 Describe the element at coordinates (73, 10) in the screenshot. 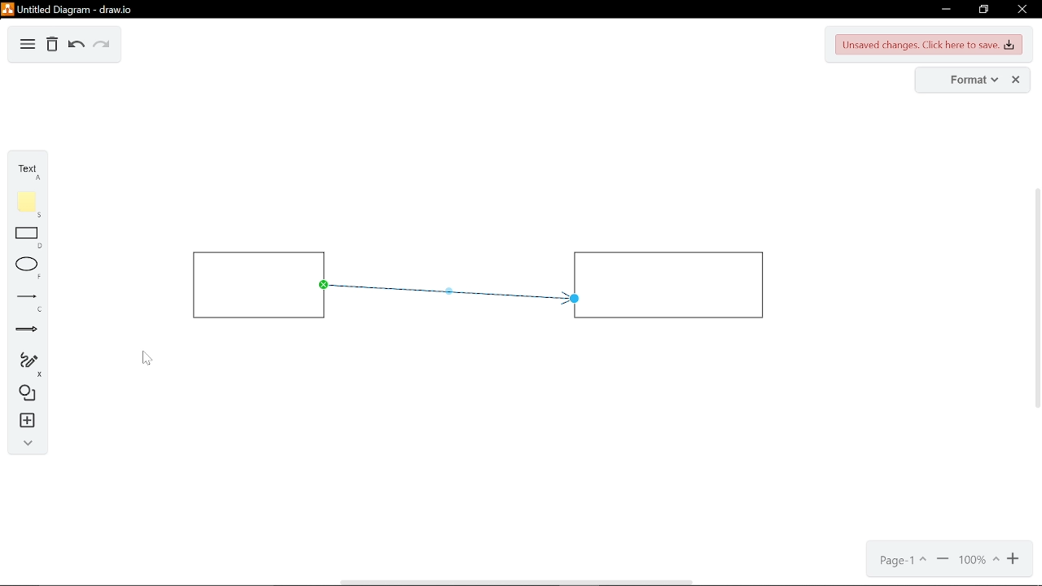

I see `untitled document - draw.io` at that location.